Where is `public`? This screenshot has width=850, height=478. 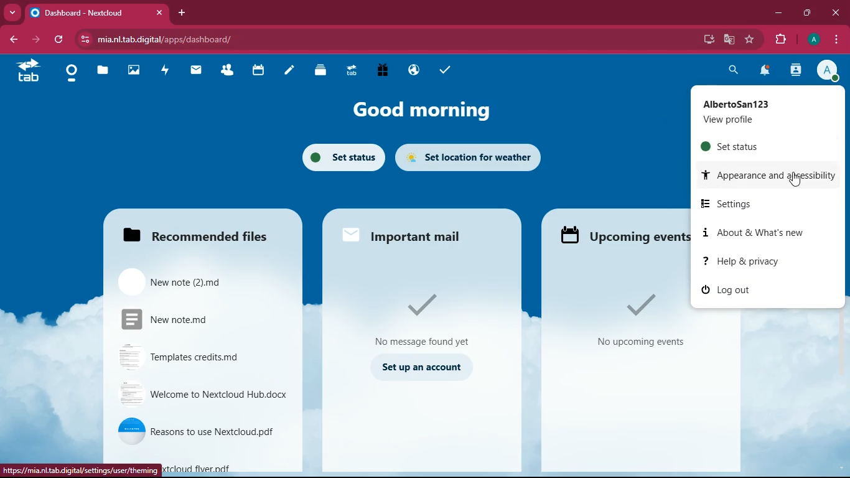
public is located at coordinates (416, 70).